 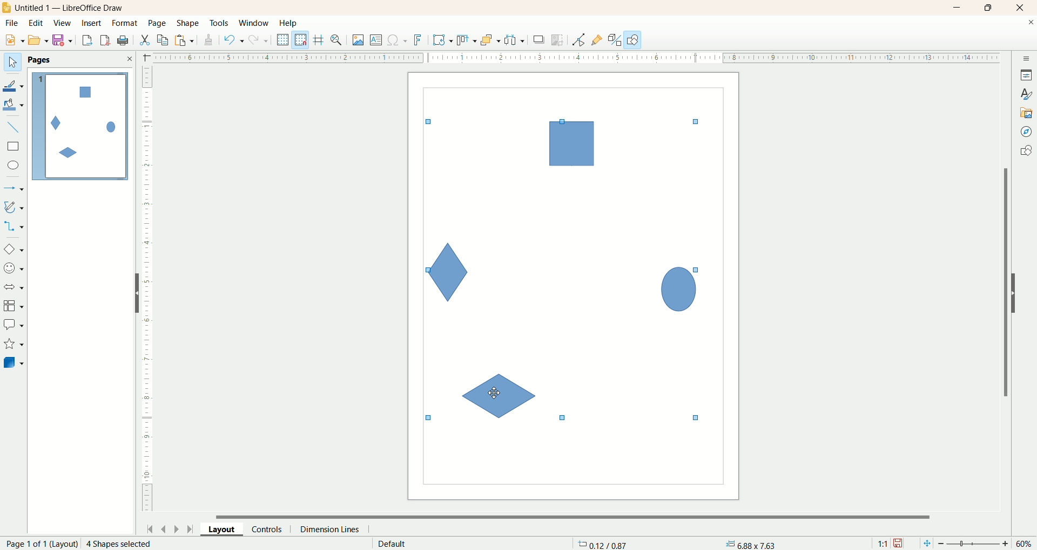 I want to click on coordinates, so click(x=604, y=544).